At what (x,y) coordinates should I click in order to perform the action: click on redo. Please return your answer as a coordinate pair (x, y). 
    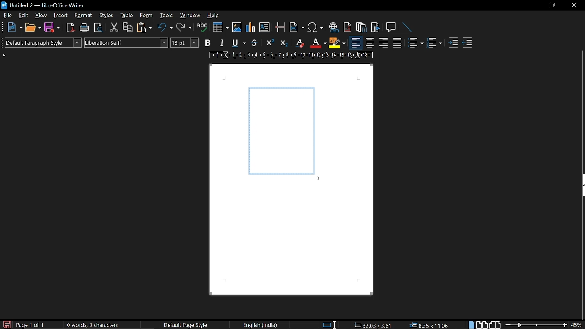
    Looking at the image, I should click on (184, 28).